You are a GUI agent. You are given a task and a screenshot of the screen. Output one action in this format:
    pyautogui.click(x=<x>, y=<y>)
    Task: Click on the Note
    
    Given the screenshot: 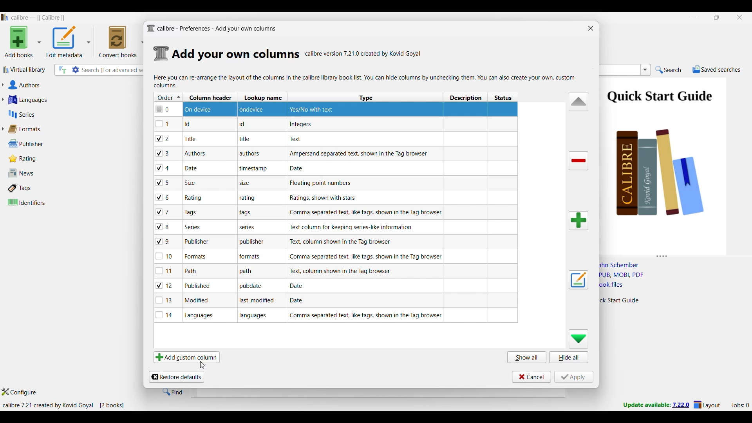 What is the action you would take?
    pyautogui.click(x=190, y=139)
    